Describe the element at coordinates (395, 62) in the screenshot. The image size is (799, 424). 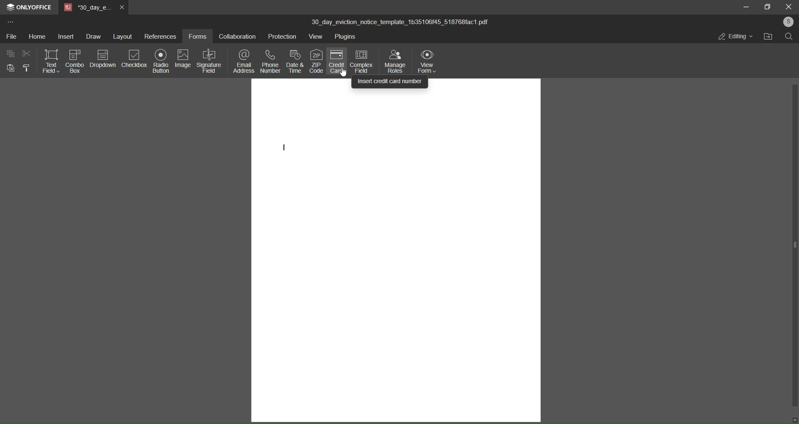
I see `manage roles` at that location.